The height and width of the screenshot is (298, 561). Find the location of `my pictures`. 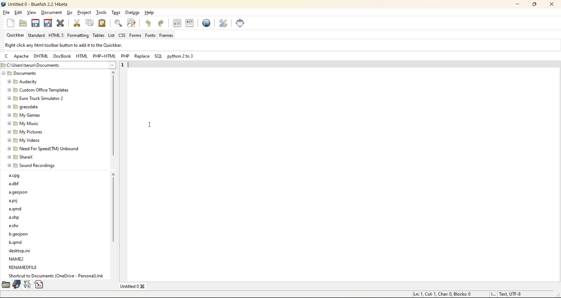

my pictures is located at coordinates (26, 132).